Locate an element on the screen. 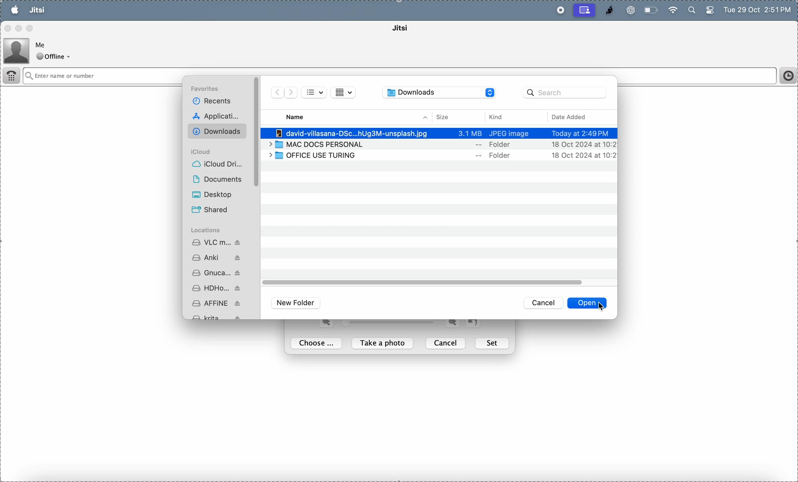  | > [1] OFFICE USE TURING -- Folder 18 Oct 2024 at 10:2] is located at coordinates (438, 156).